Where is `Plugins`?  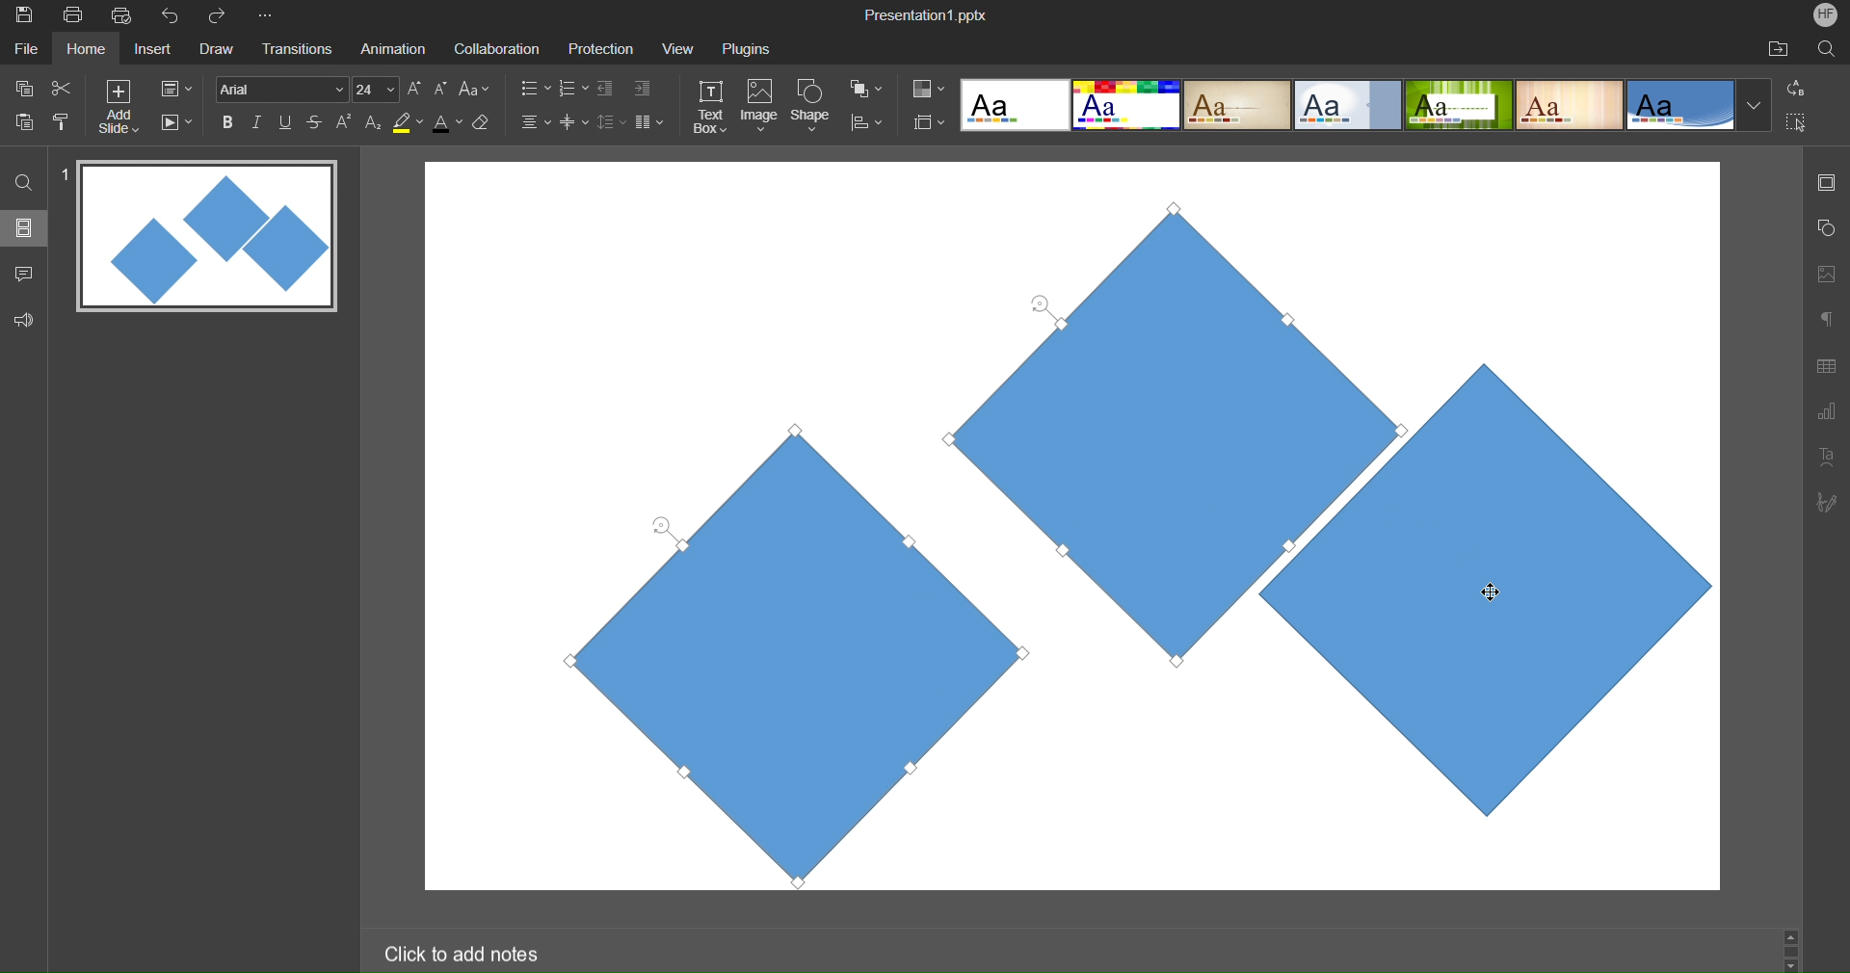 Plugins is located at coordinates (749, 48).